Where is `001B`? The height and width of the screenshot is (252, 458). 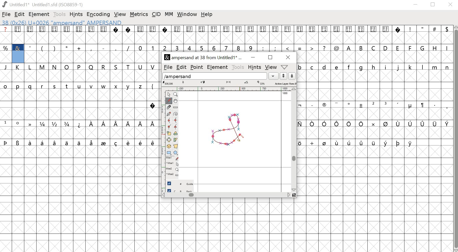
001B is located at coordinates (336, 34).